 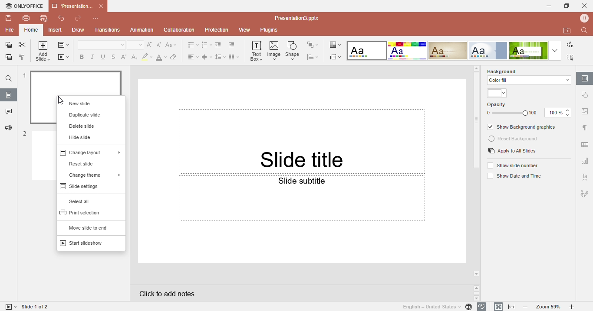 I want to click on Arrange shape, so click(x=314, y=45).